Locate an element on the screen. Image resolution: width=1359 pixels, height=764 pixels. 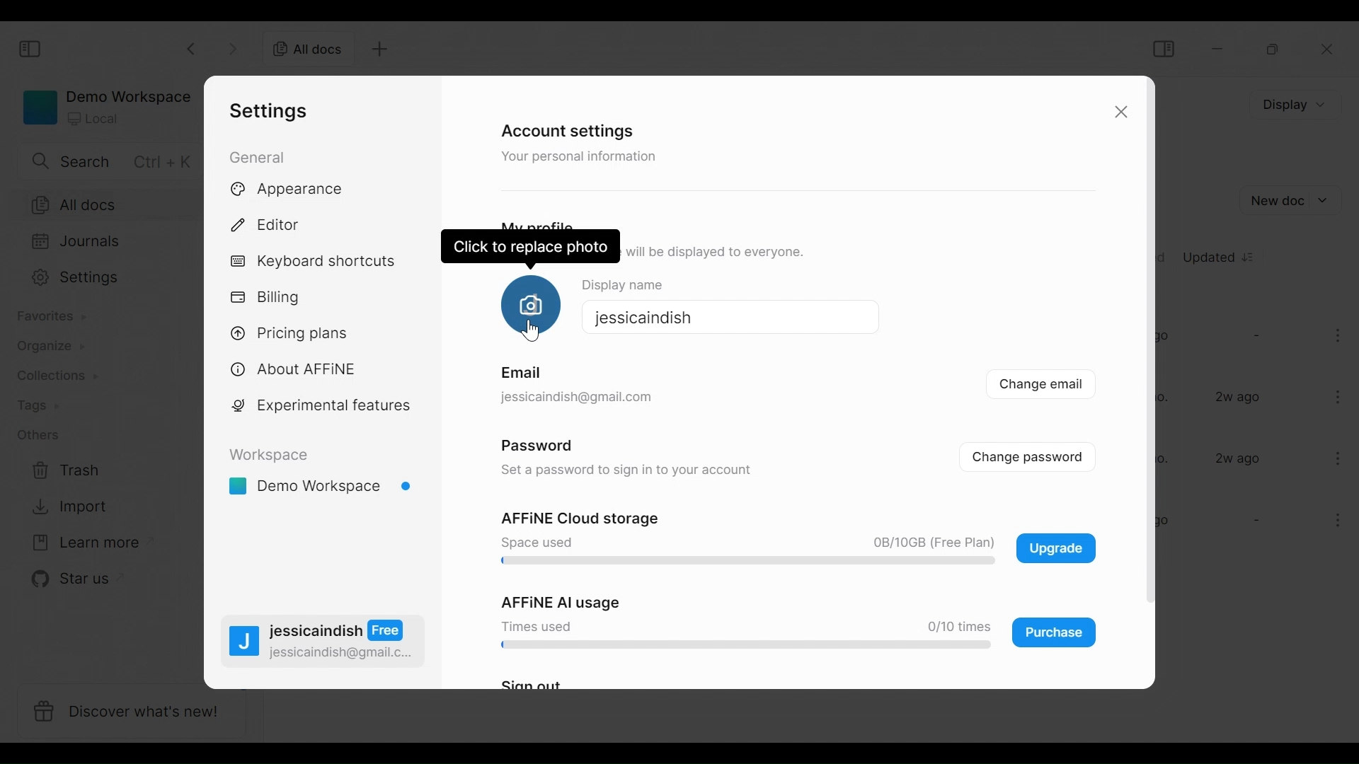
Password is located at coordinates (537, 444).